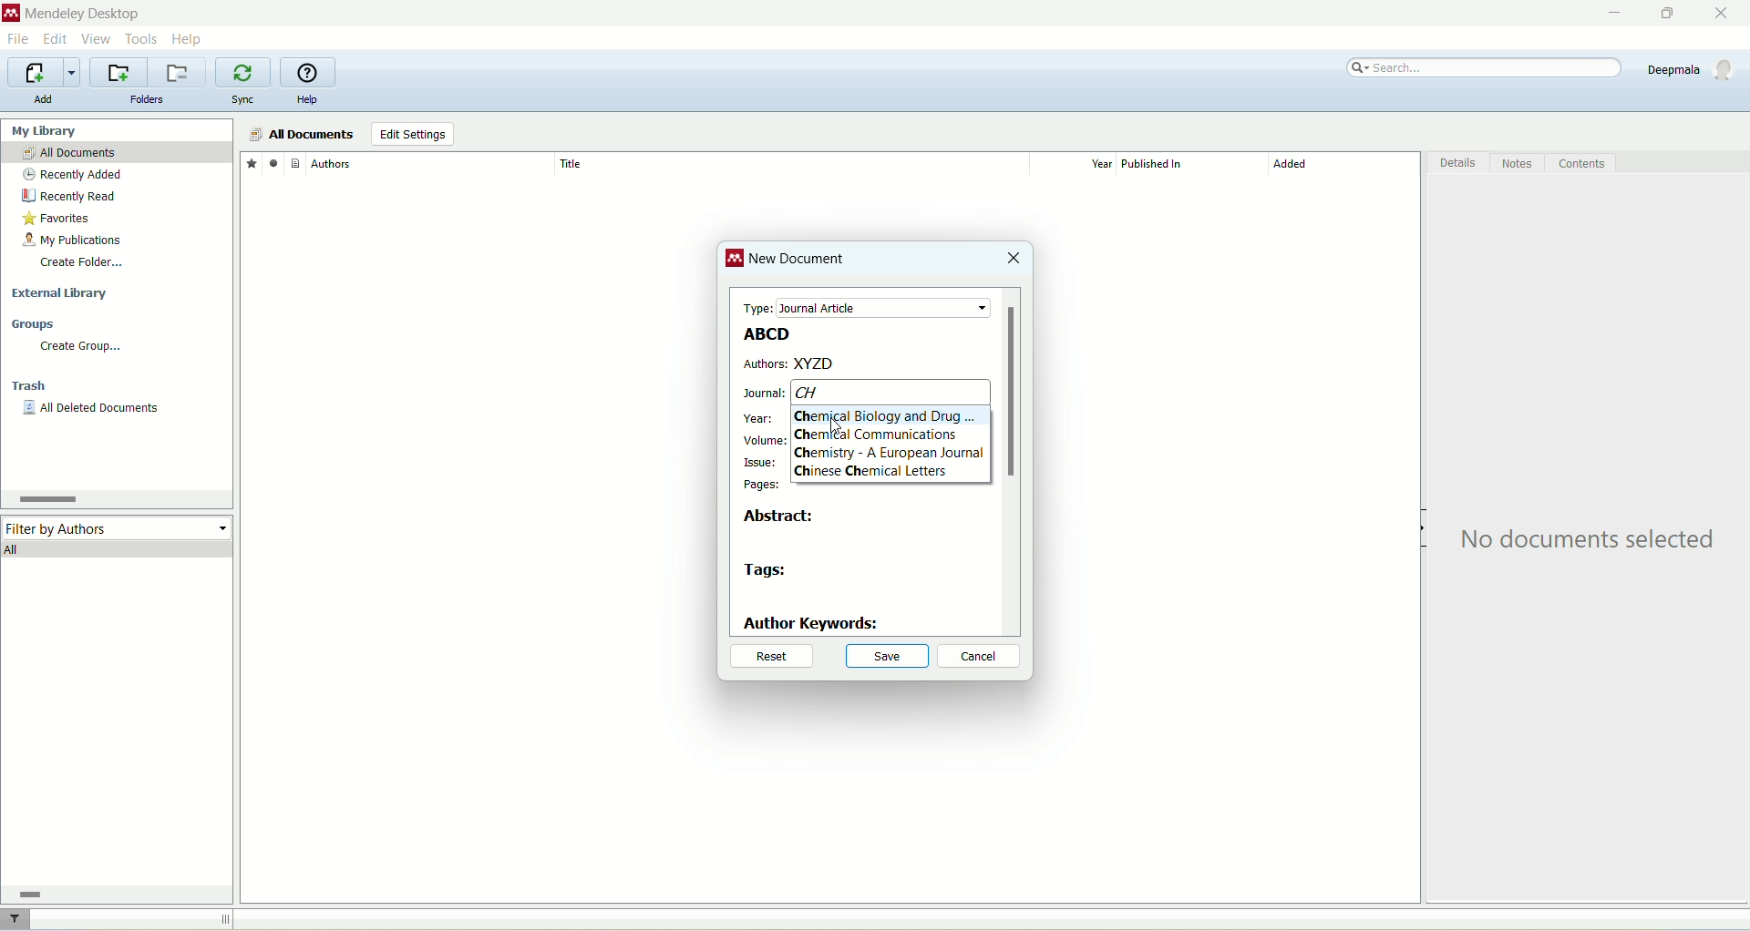  What do you see at coordinates (812, 624) in the screenshot?
I see `author keywords` at bounding box center [812, 624].